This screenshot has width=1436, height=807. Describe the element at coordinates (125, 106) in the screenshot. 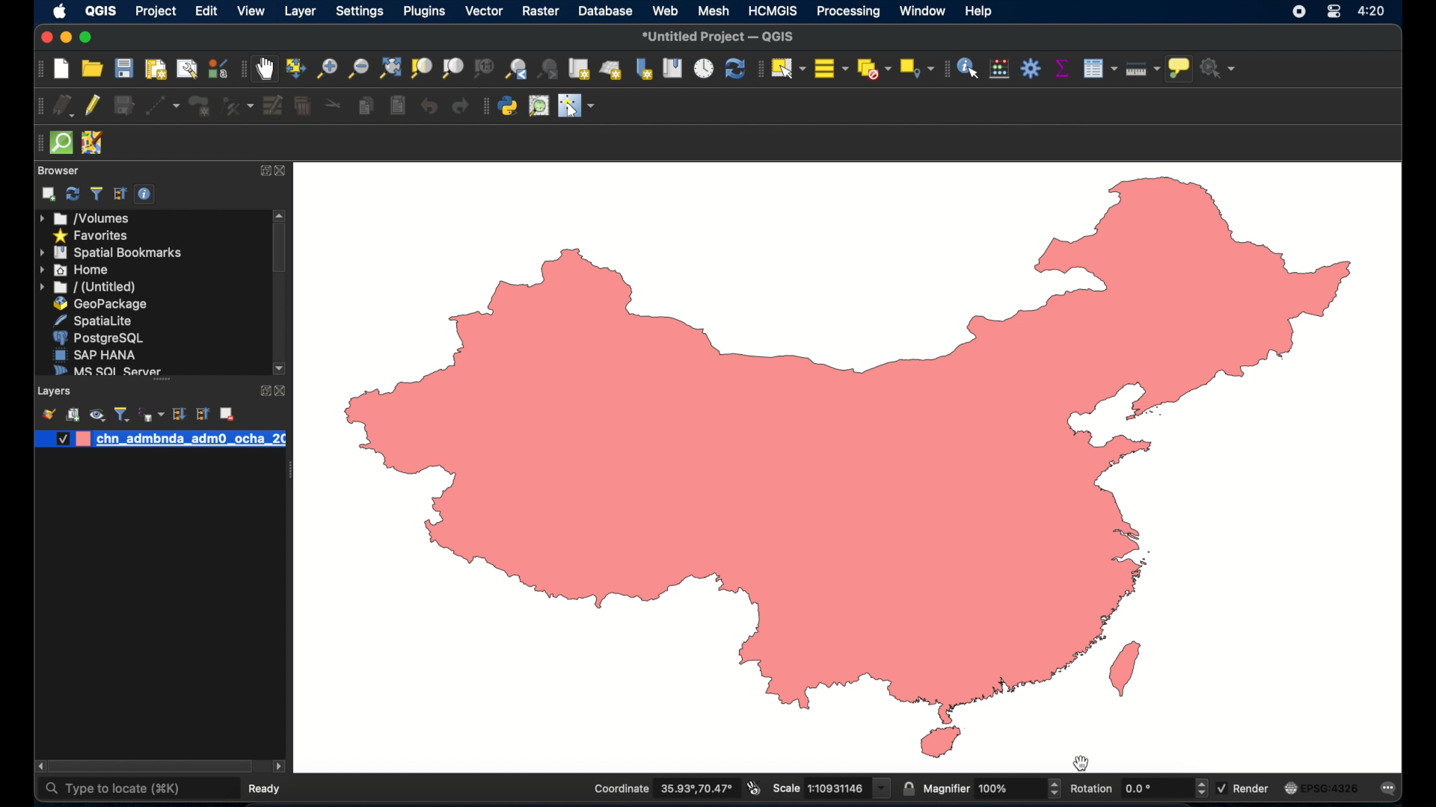

I see `save edits` at that location.